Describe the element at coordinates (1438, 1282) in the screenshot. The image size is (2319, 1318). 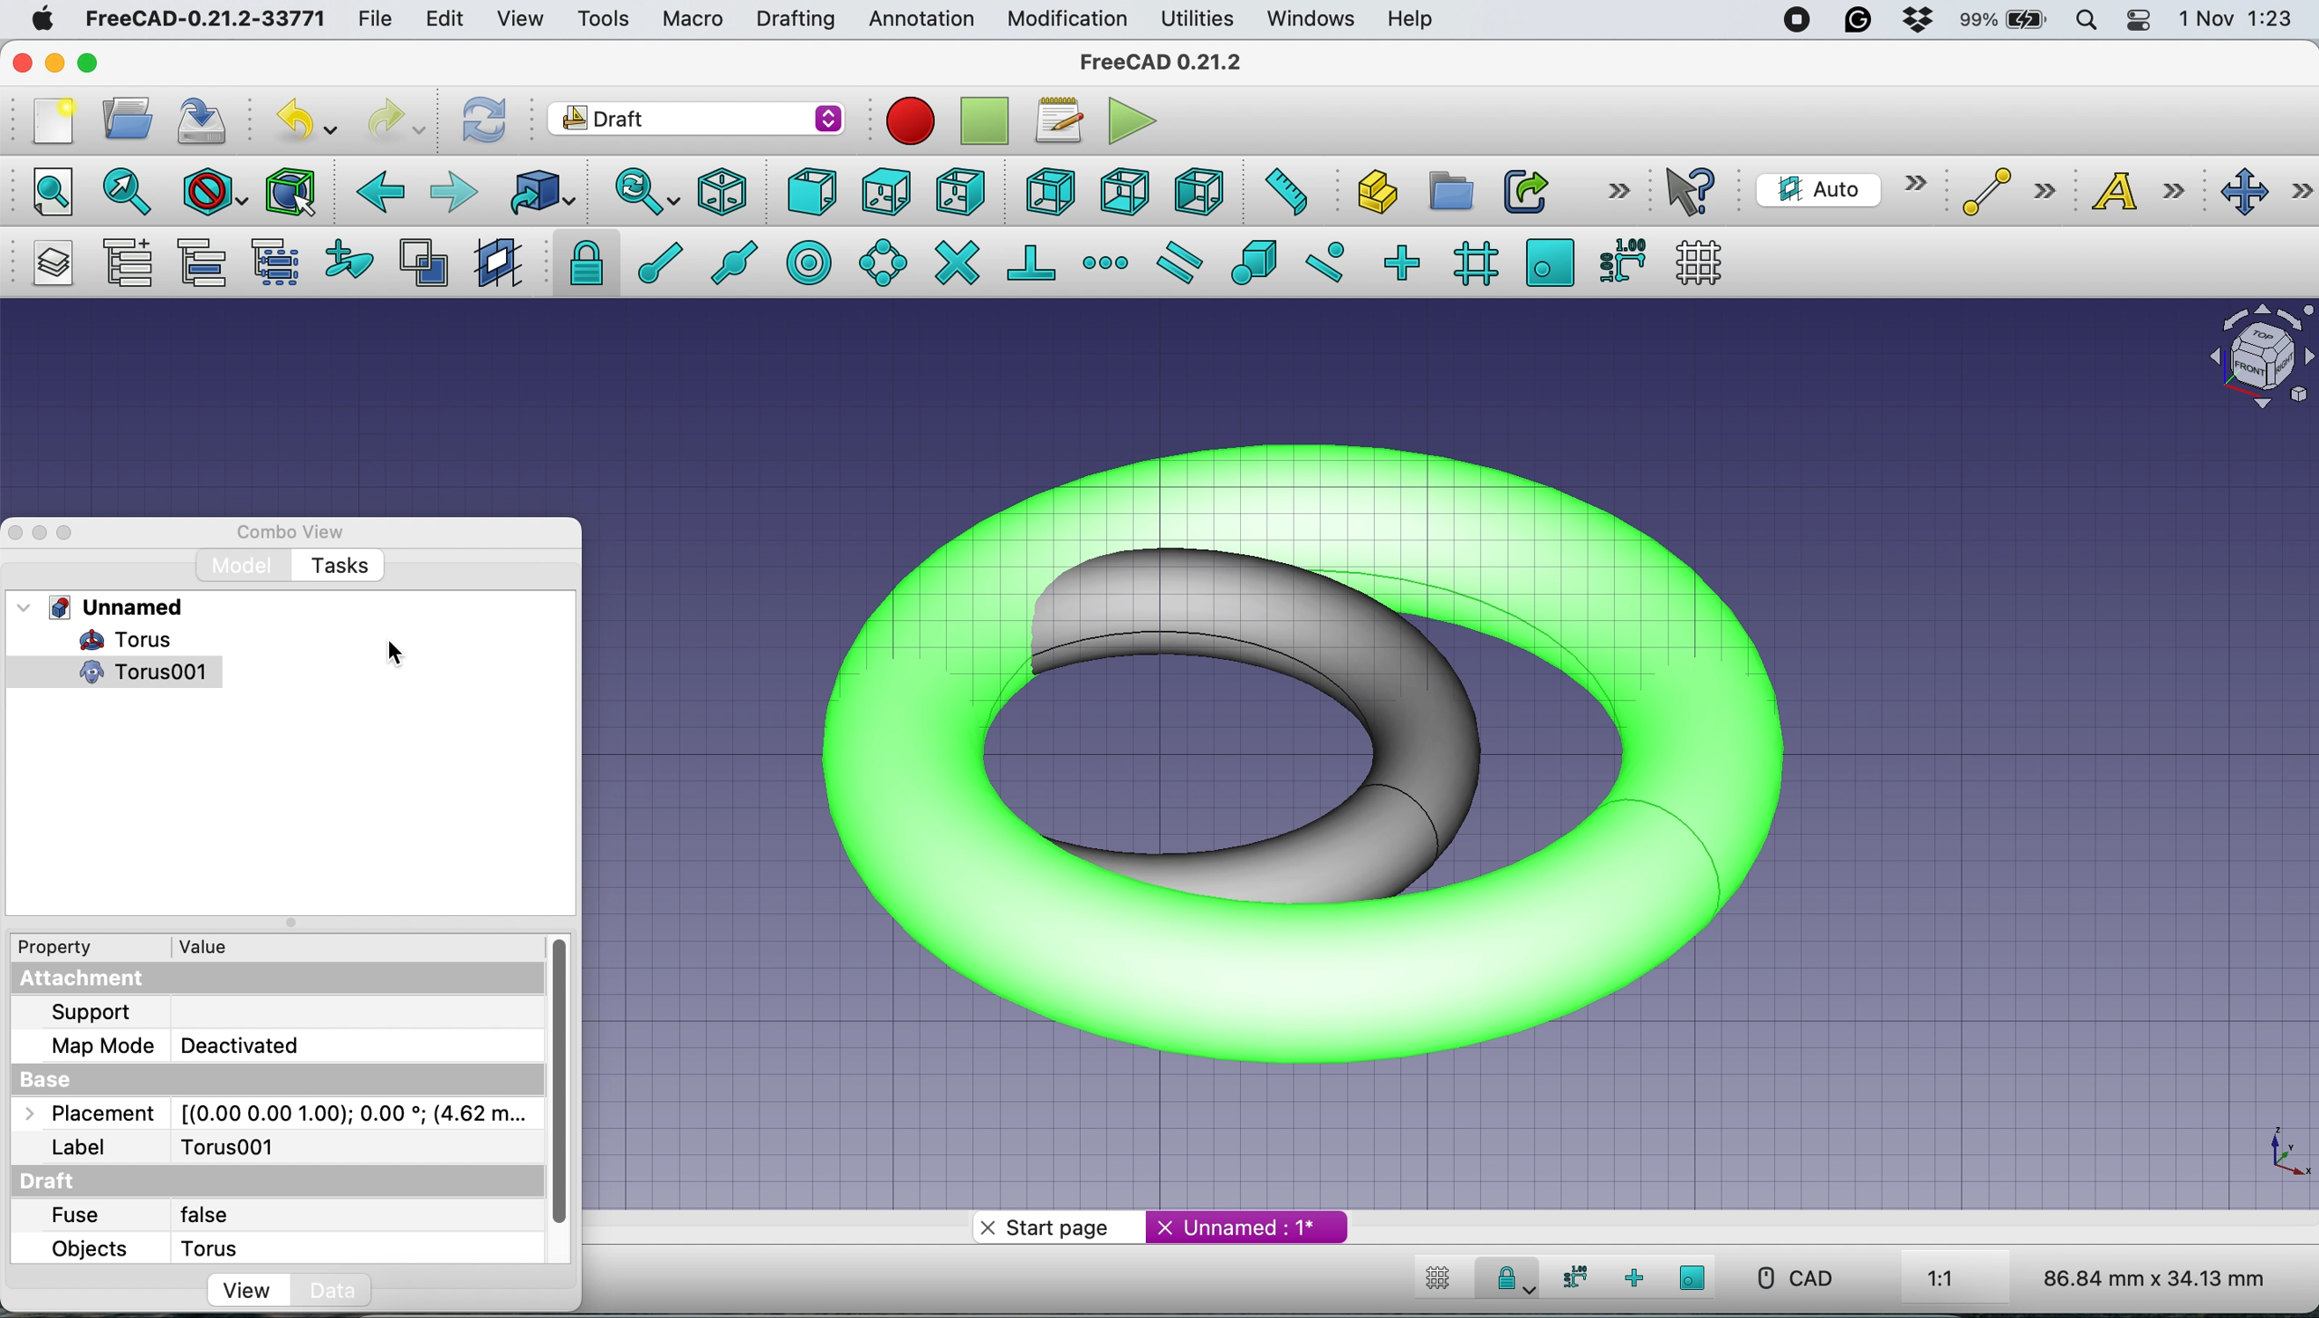
I see `toggle grid` at that location.